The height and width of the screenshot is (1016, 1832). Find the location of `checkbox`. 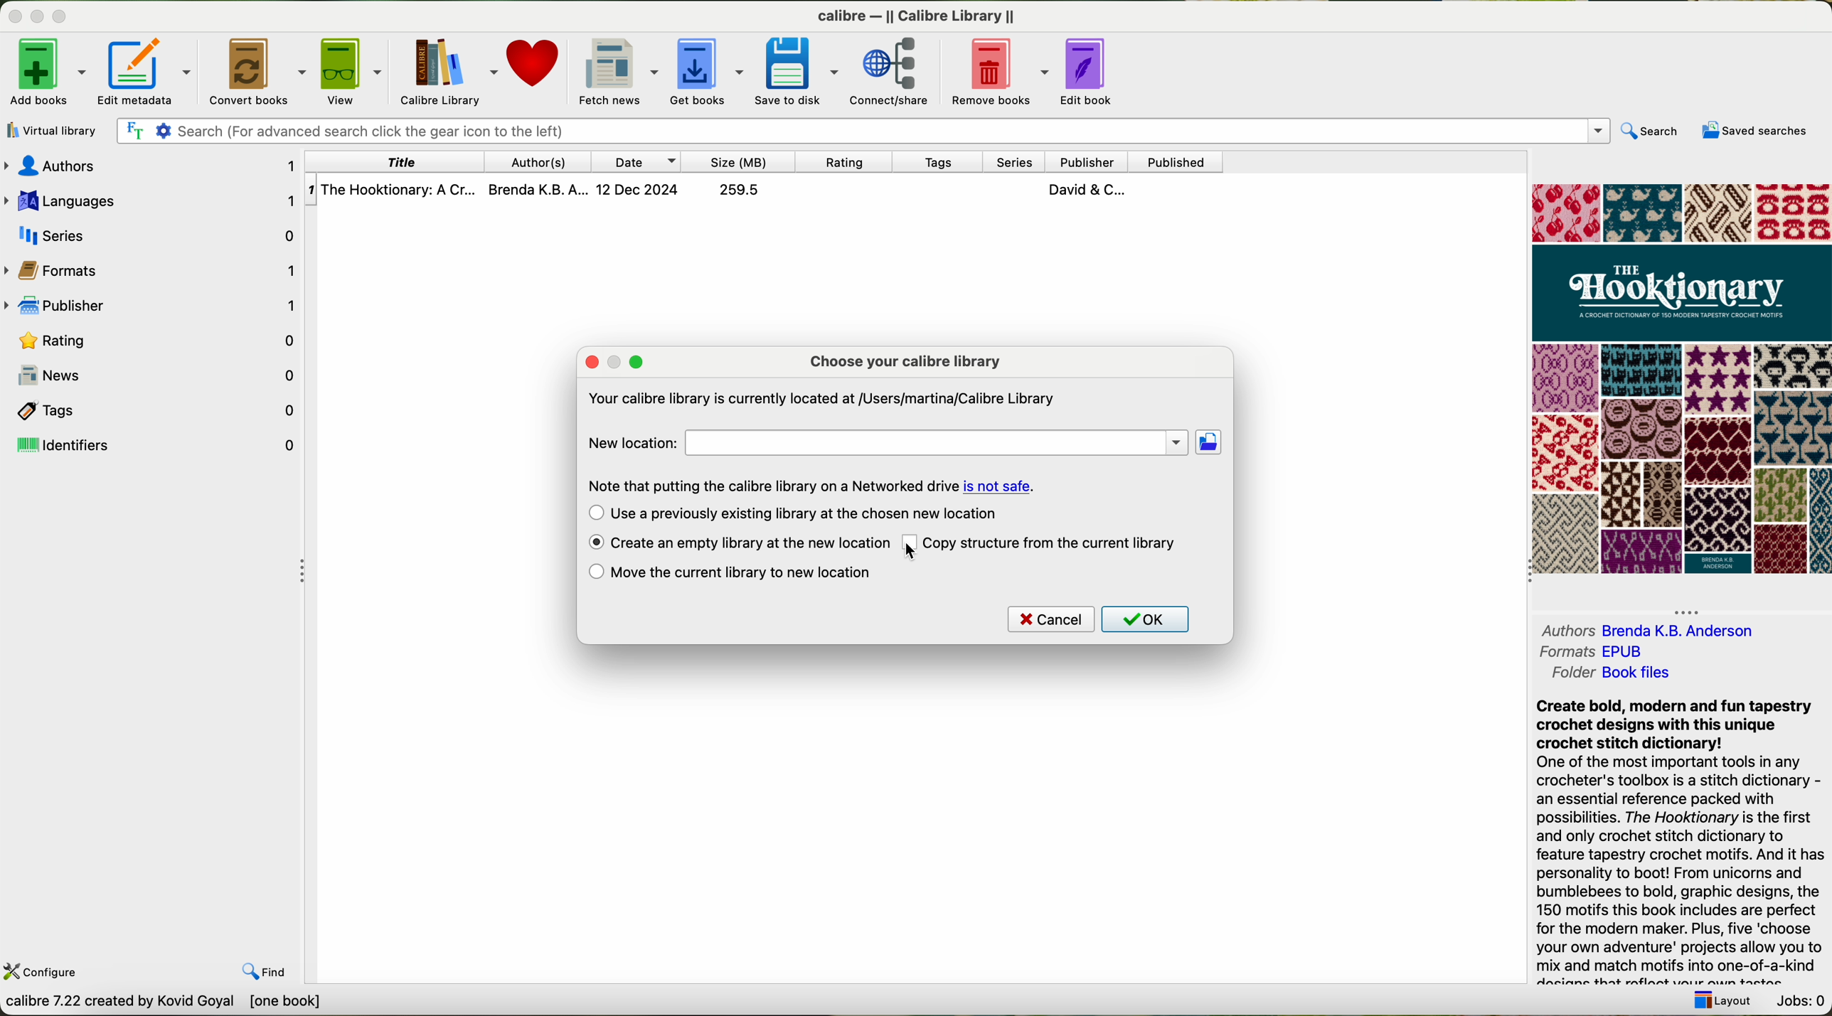

checkbox is located at coordinates (593, 573).